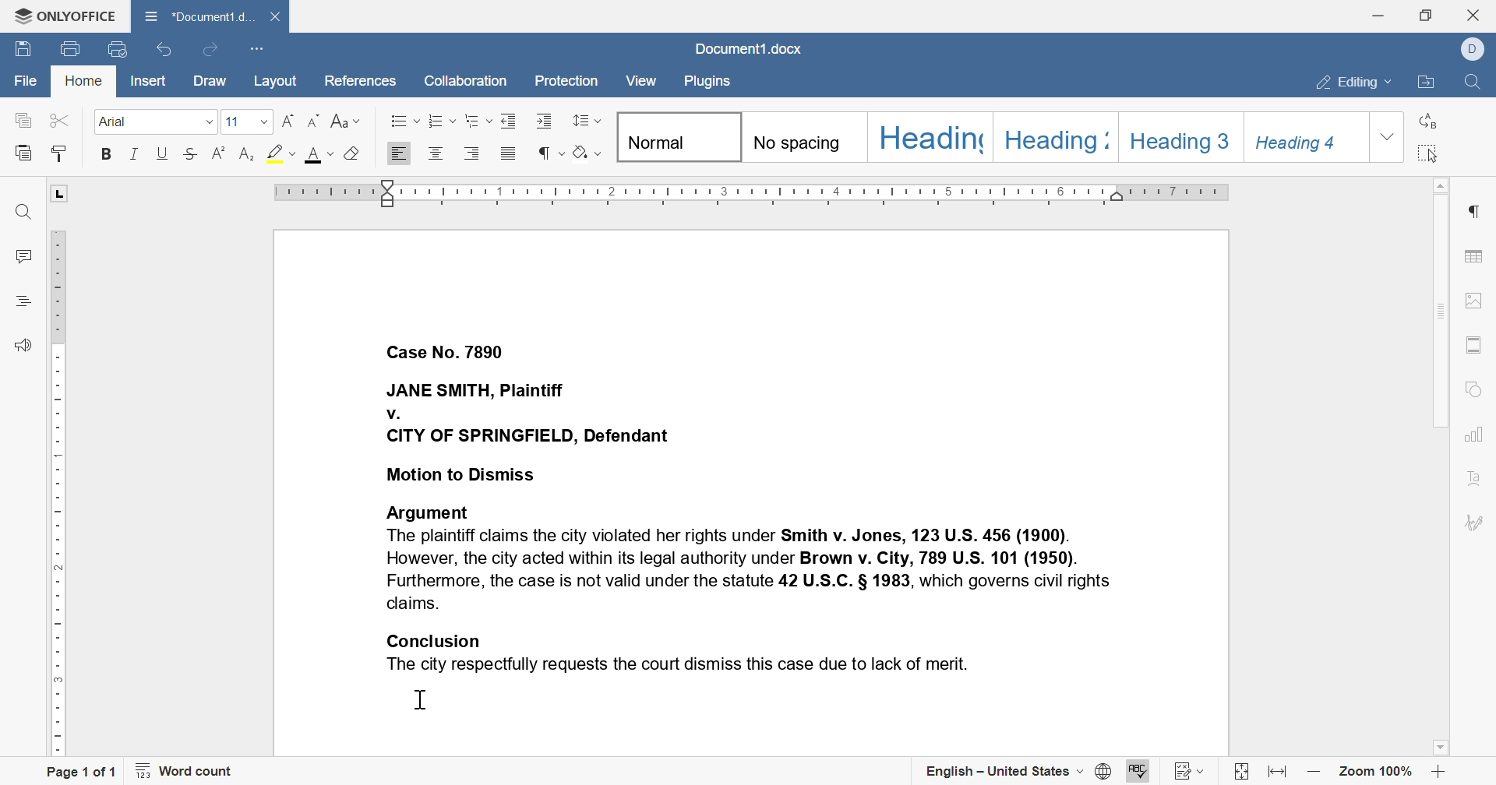  What do you see at coordinates (1438, 303) in the screenshot?
I see `scroll bar` at bounding box center [1438, 303].